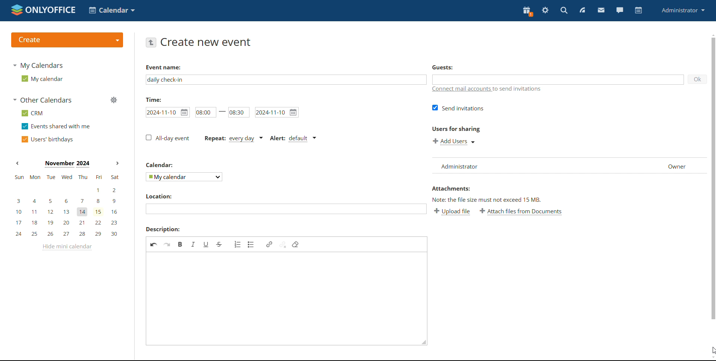 This screenshot has width=716, height=361. What do you see at coordinates (695, 78) in the screenshot?
I see `ok` at bounding box center [695, 78].